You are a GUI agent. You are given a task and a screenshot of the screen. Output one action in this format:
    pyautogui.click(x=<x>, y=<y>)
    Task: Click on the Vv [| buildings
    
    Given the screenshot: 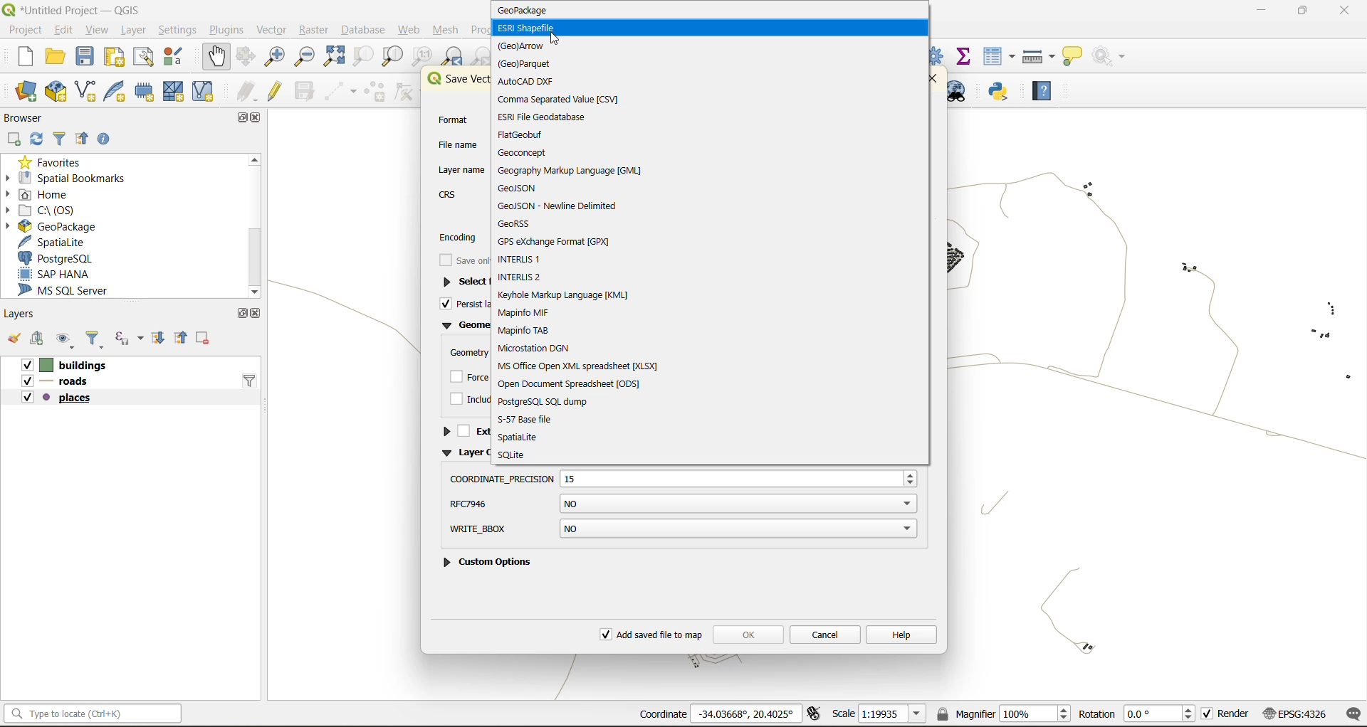 What is the action you would take?
    pyautogui.click(x=70, y=364)
    